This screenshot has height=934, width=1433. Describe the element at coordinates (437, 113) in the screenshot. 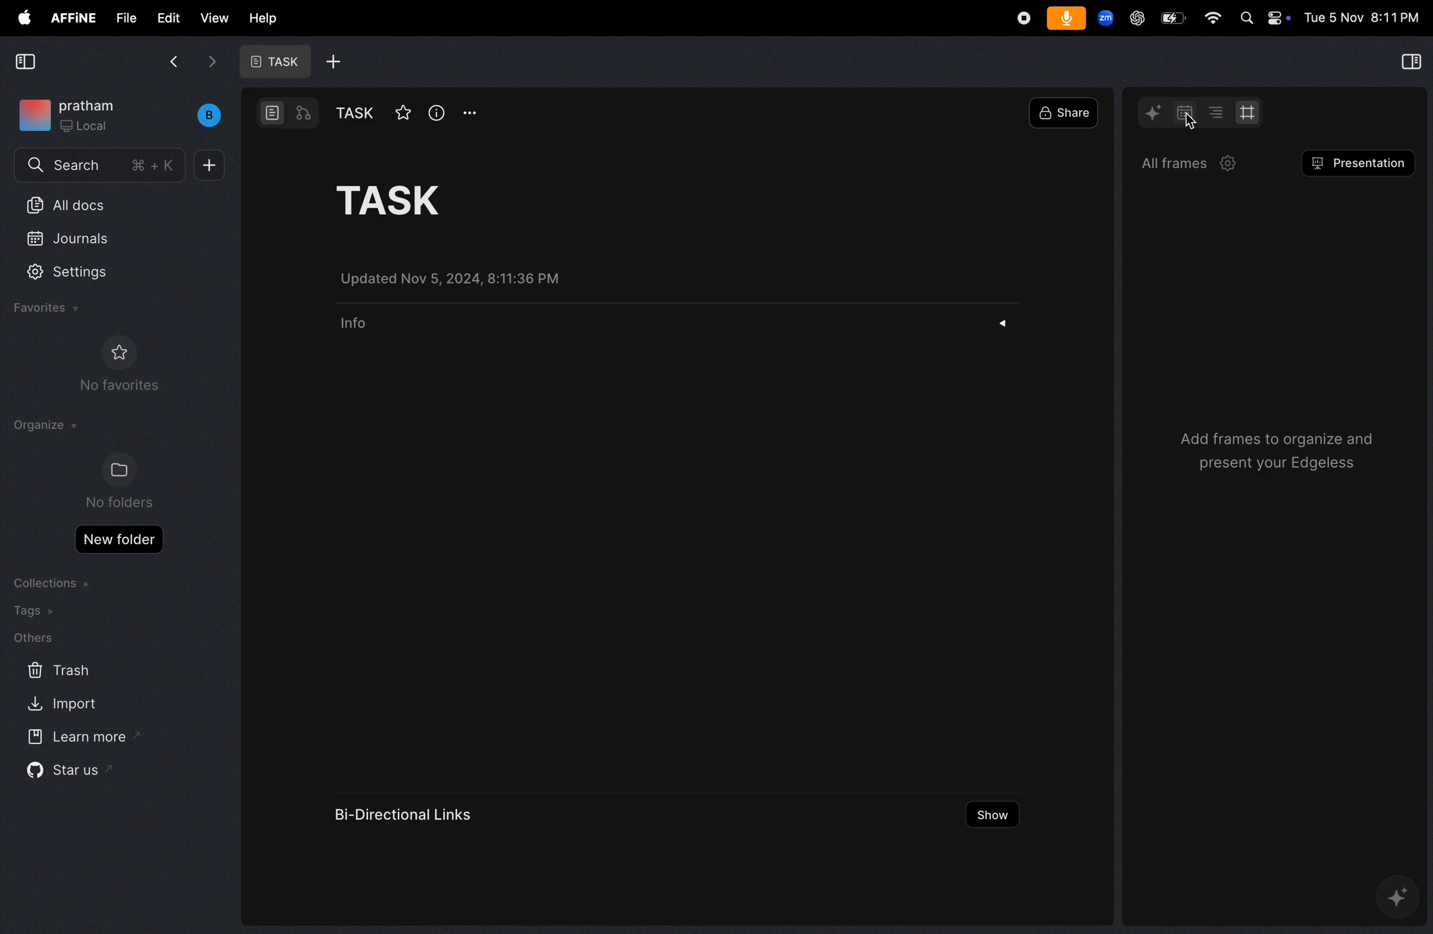

I see `info` at that location.